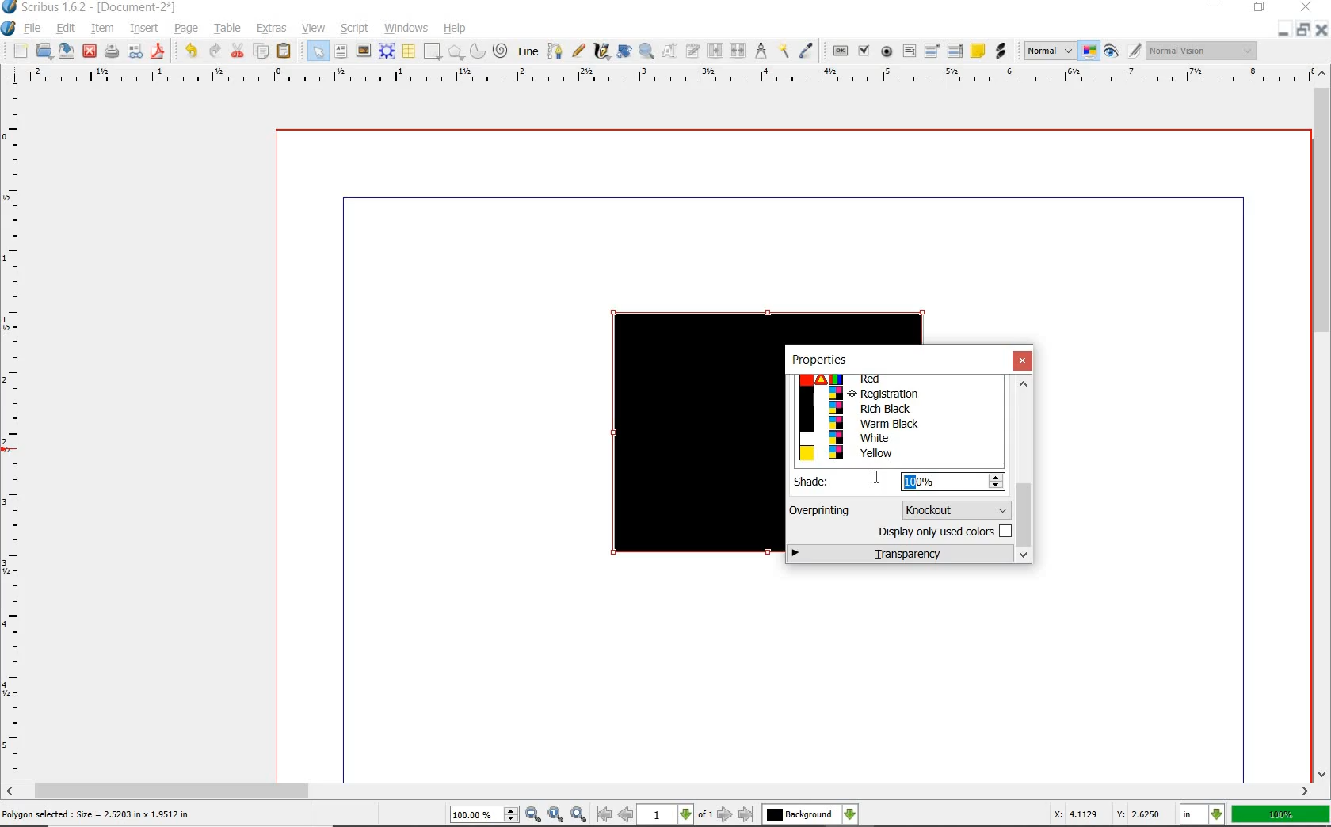 This screenshot has width=1331, height=827. What do you see at coordinates (604, 816) in the screenshot?
I see `go to first page` at bounding box center [604, 816].